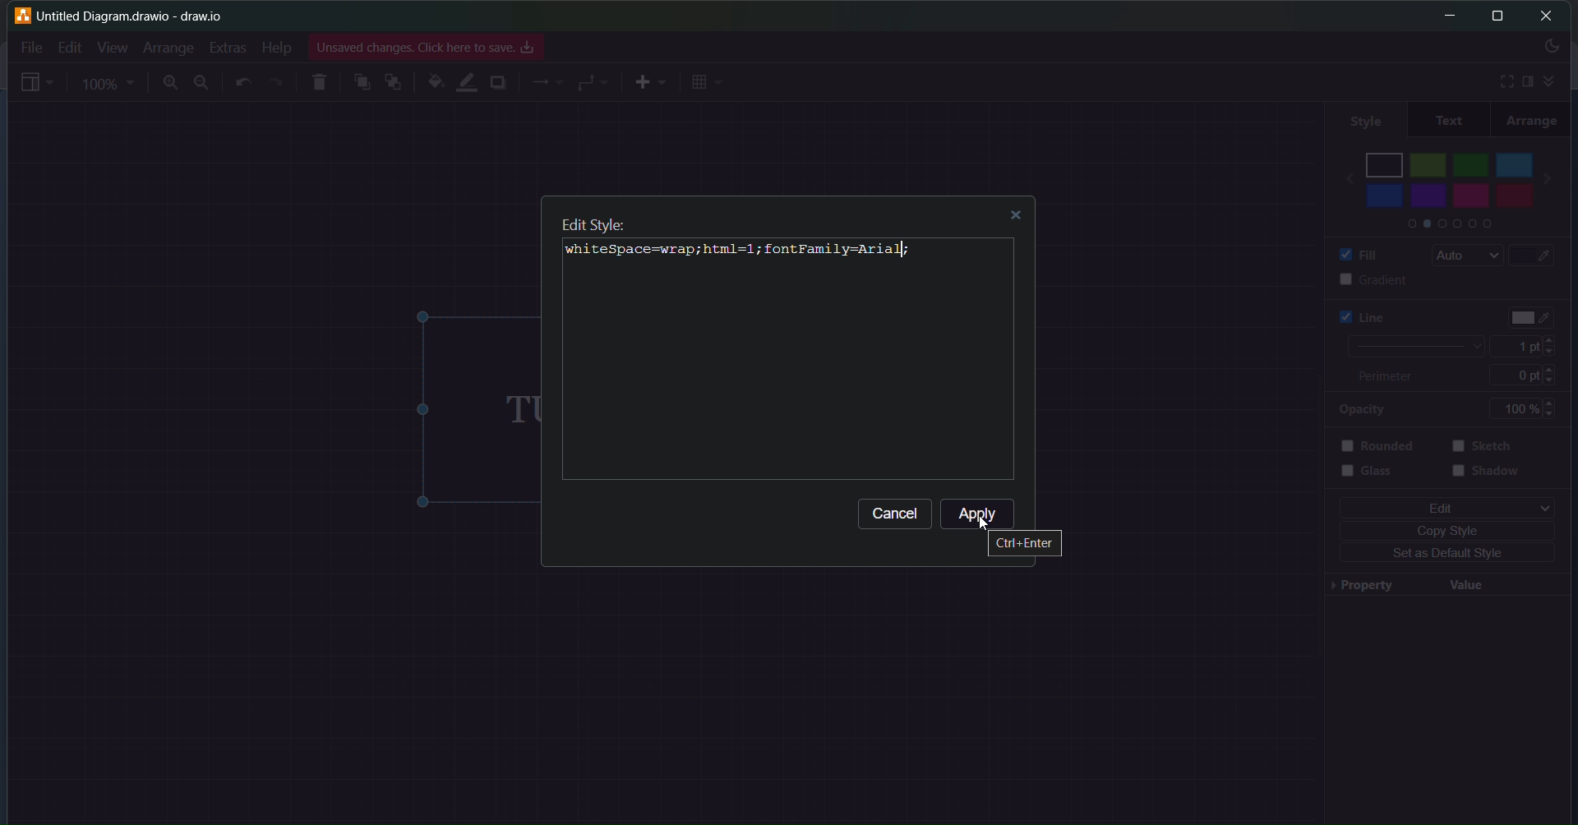 The width and height of the screenshot is (1578, 825). I want to click on 0pt, so click(1535, 374).